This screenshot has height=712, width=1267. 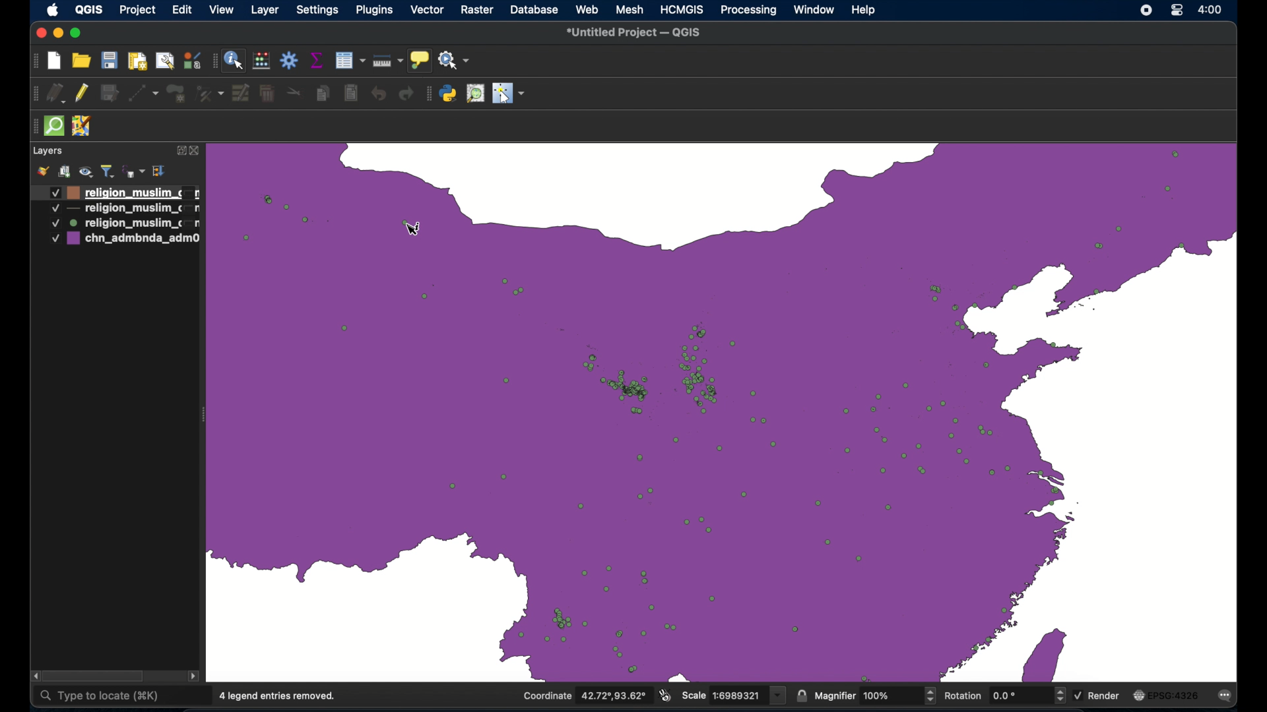 What do you see at coordinates (476, 9) in the screenshot?
I see `raster` at bounding box center [476, 9].